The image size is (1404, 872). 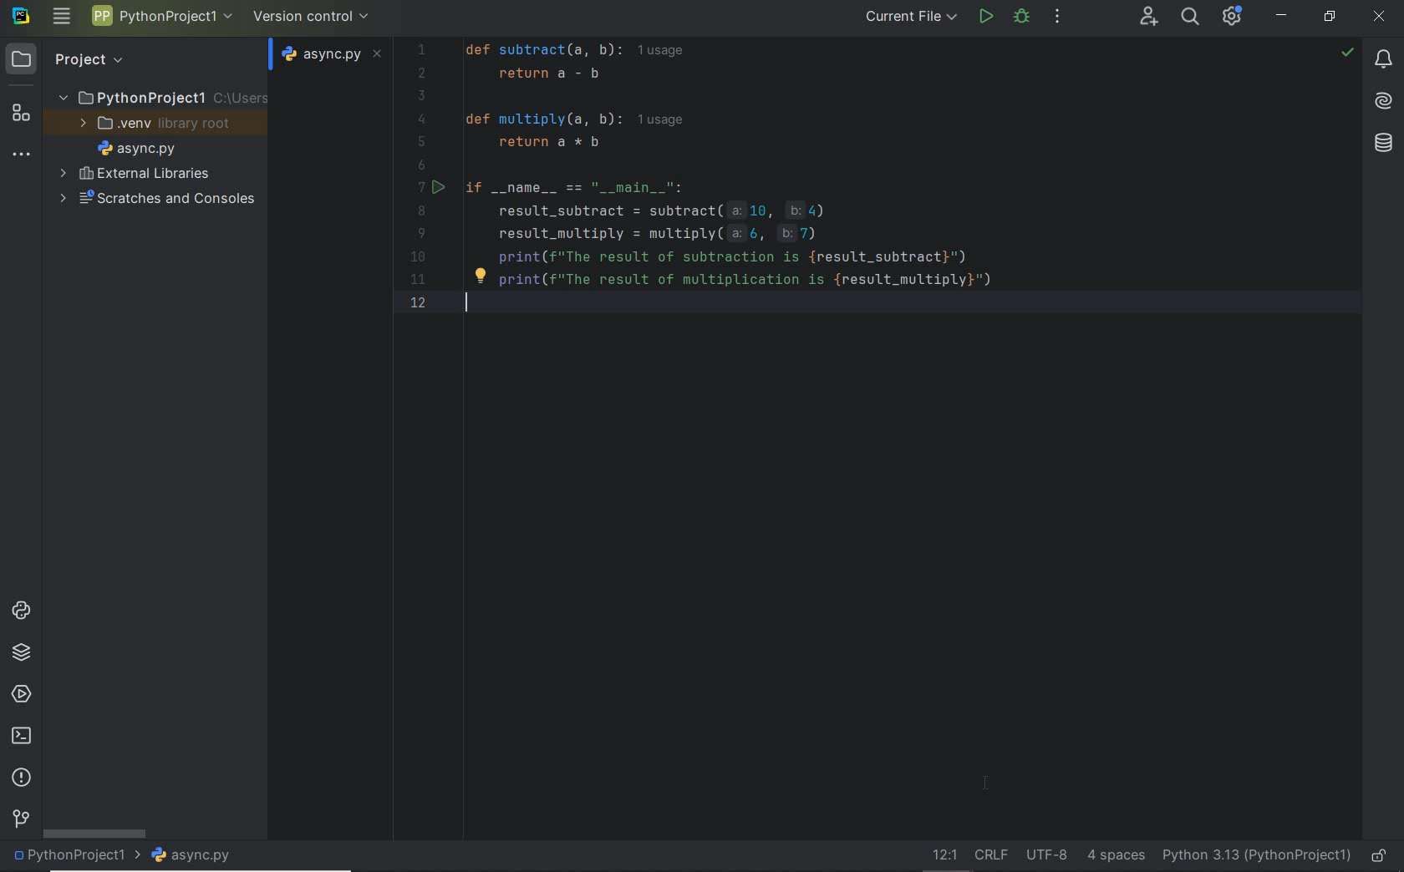 I want to click on Version Control, so click(x=312, y=18).